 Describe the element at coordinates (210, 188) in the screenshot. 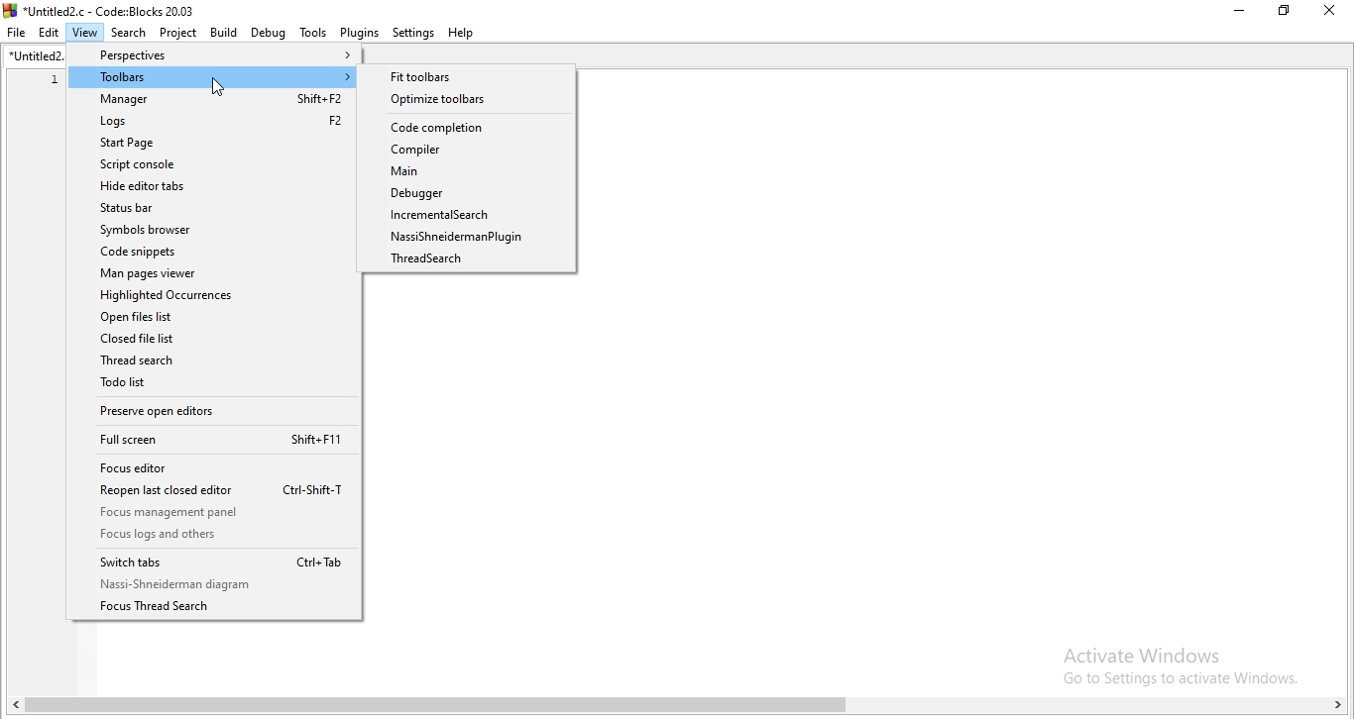

I see `Hide editor tabs` at that location.